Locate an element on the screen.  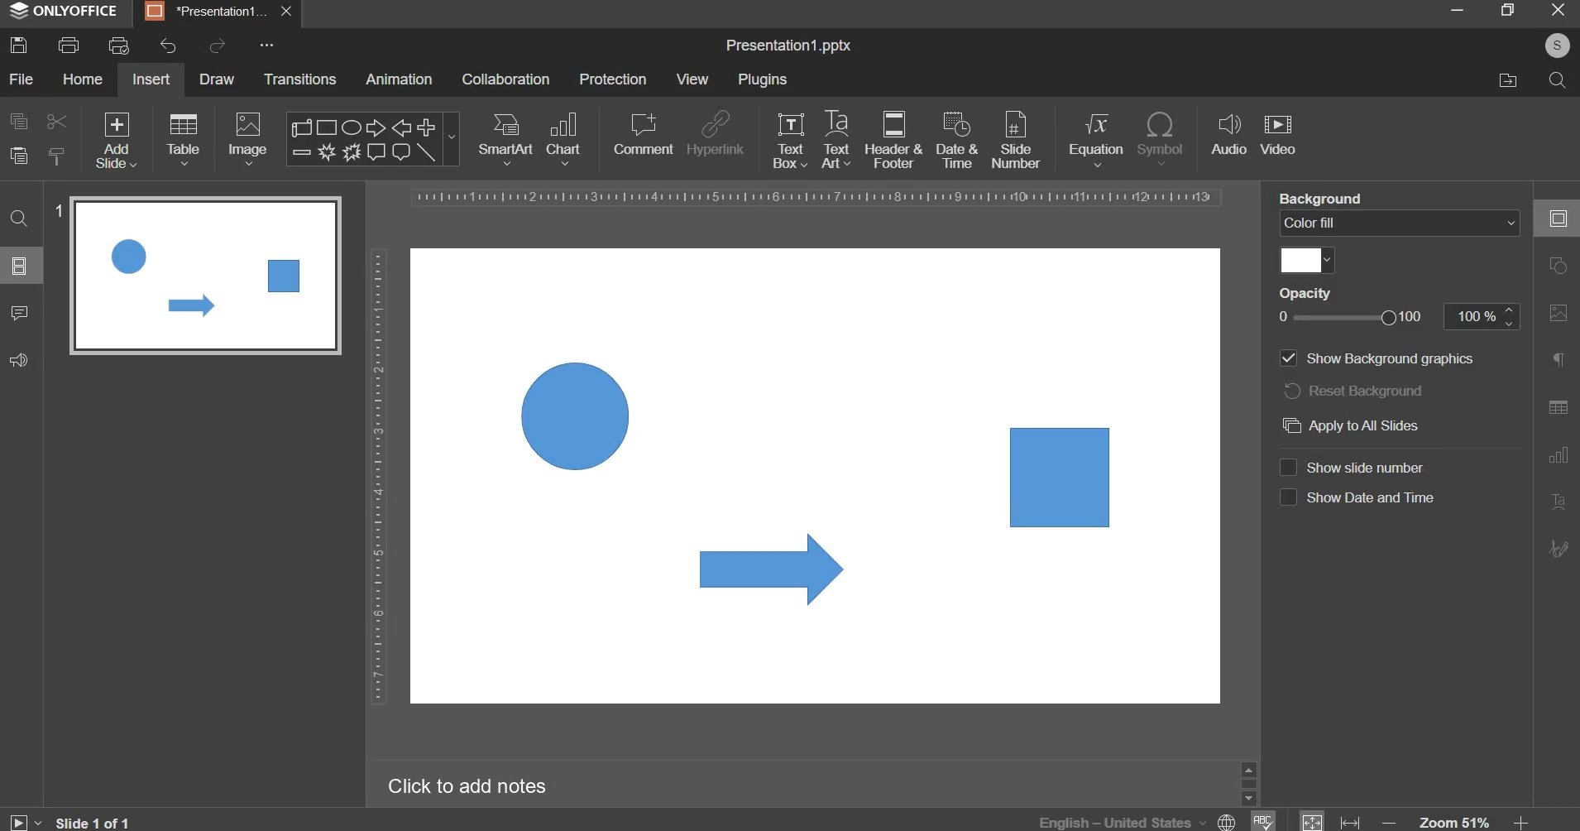
vertical slider is located at coordinates (1248, 782).